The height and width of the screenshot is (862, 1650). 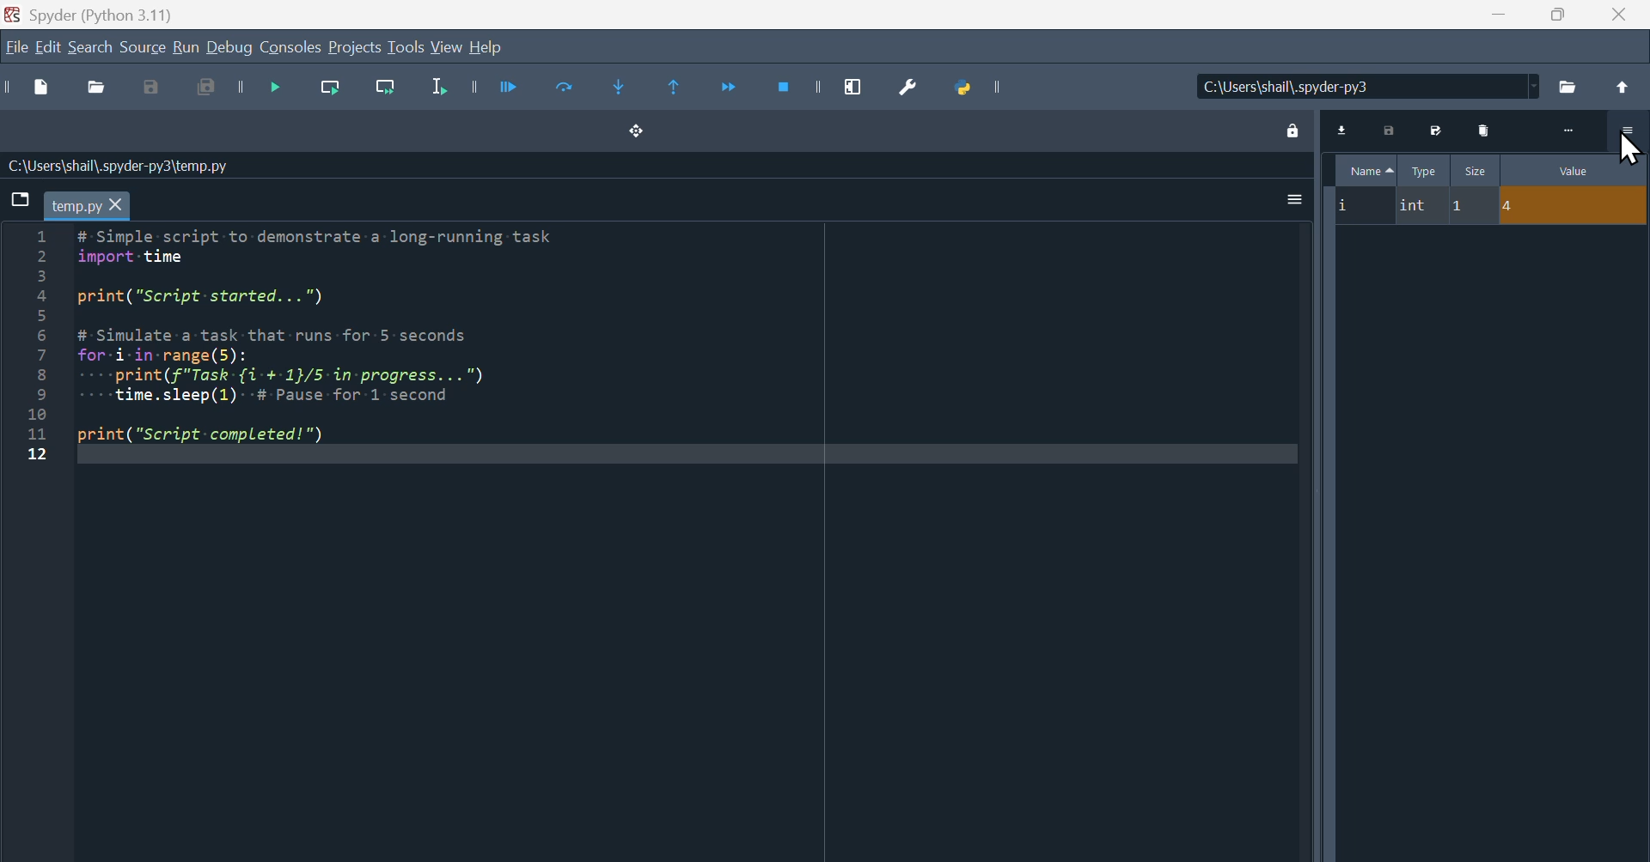 What do you see at coordinates (356, 46) in the screenshot?
I see `Projects` at bounding box center [356, 46].